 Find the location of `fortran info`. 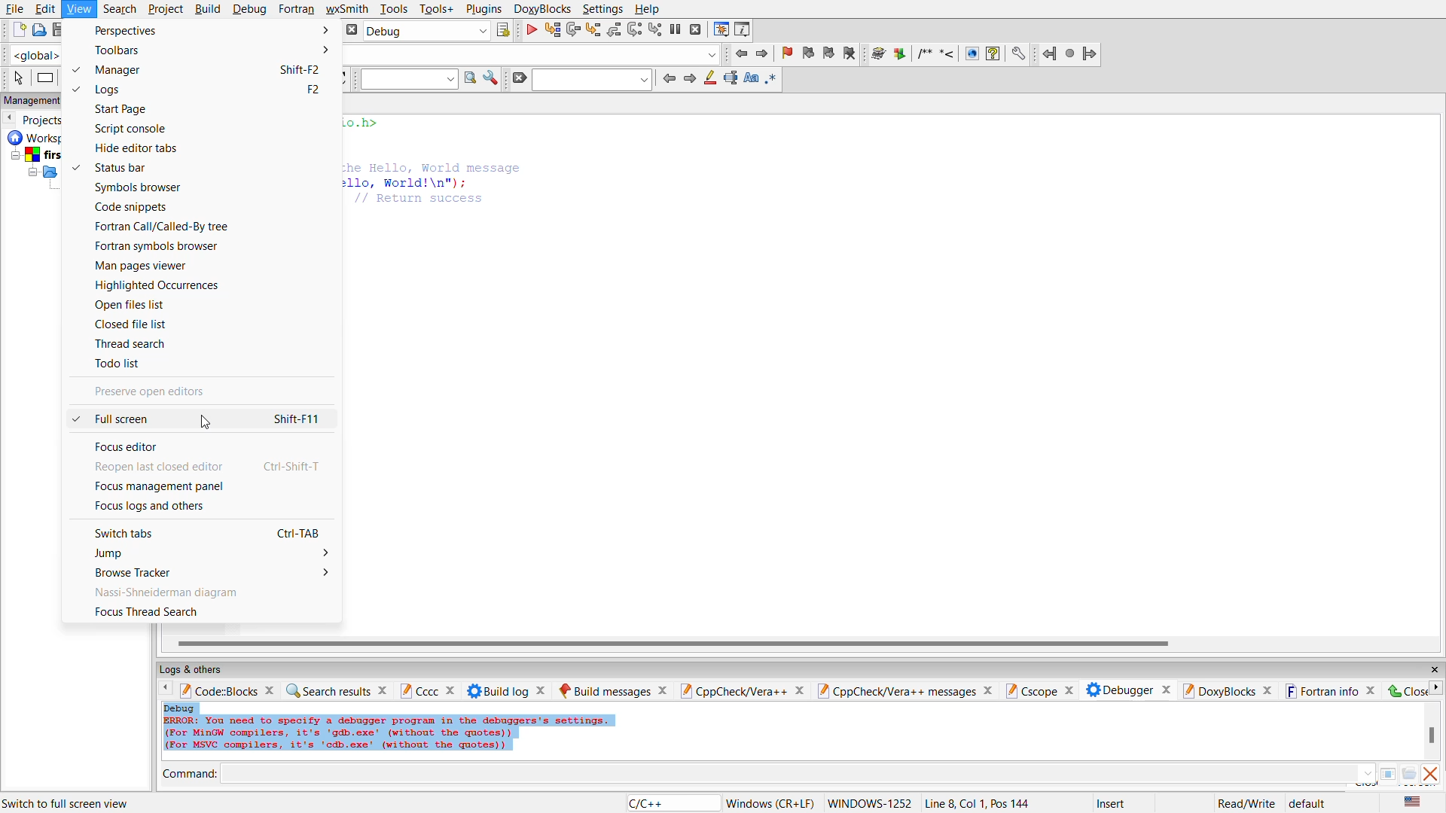

fortran info is located at coordinates (1331, 688).